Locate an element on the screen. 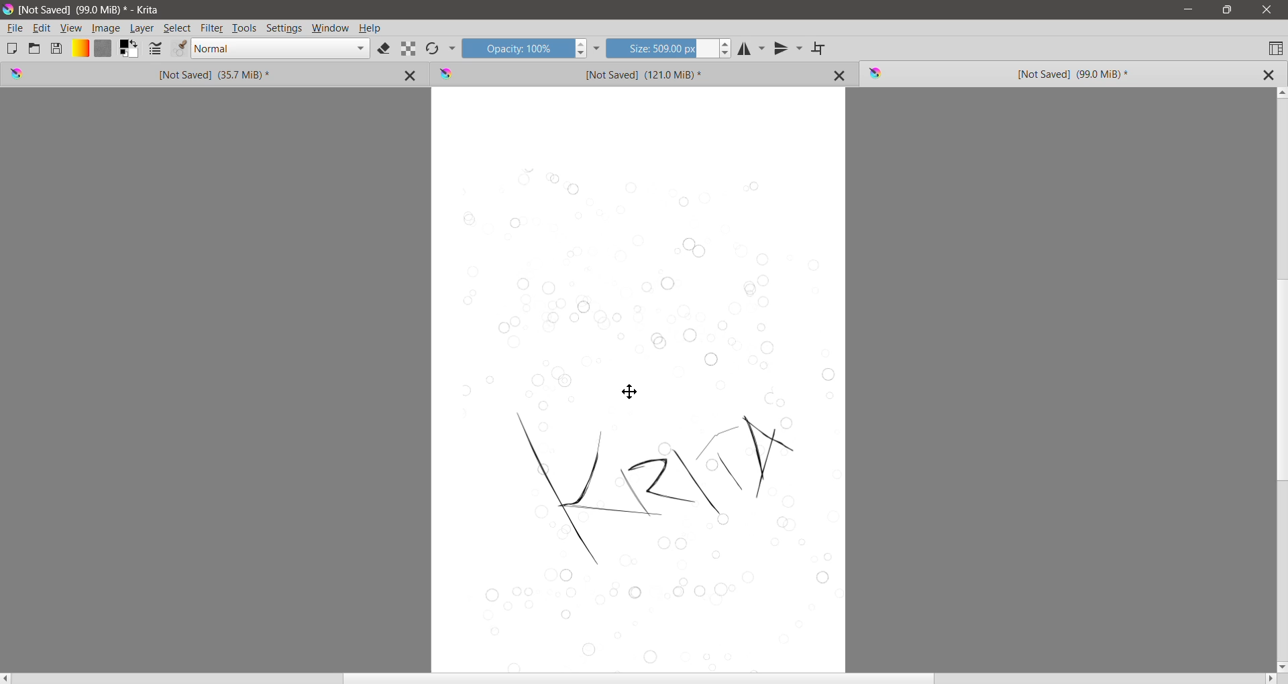  Image is located at coordinates (106, 29).